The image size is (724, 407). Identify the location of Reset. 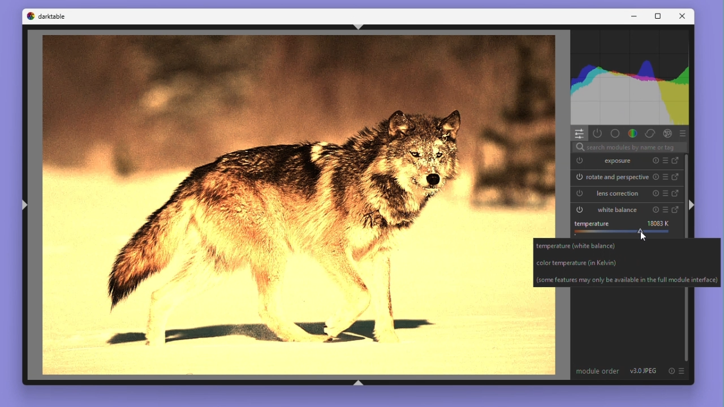
(657, 178).